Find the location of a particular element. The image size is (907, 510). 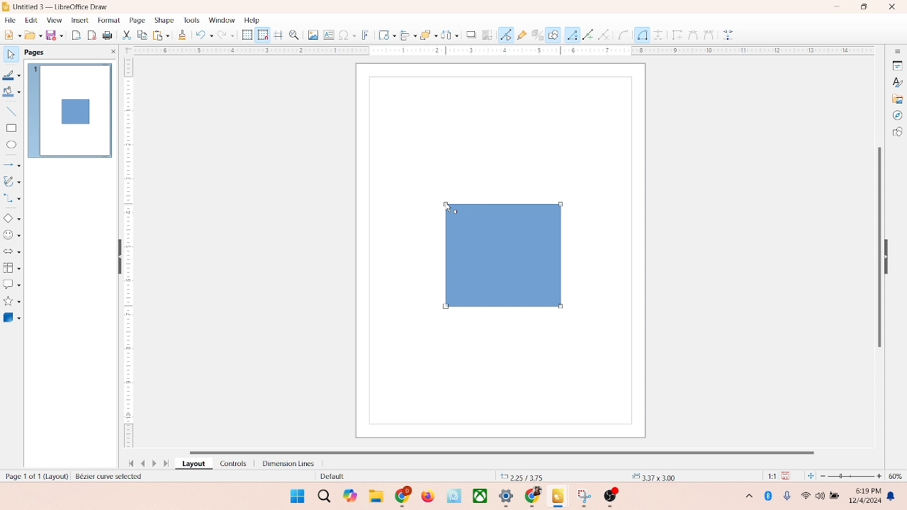

close is located at coordinates (111, 52).